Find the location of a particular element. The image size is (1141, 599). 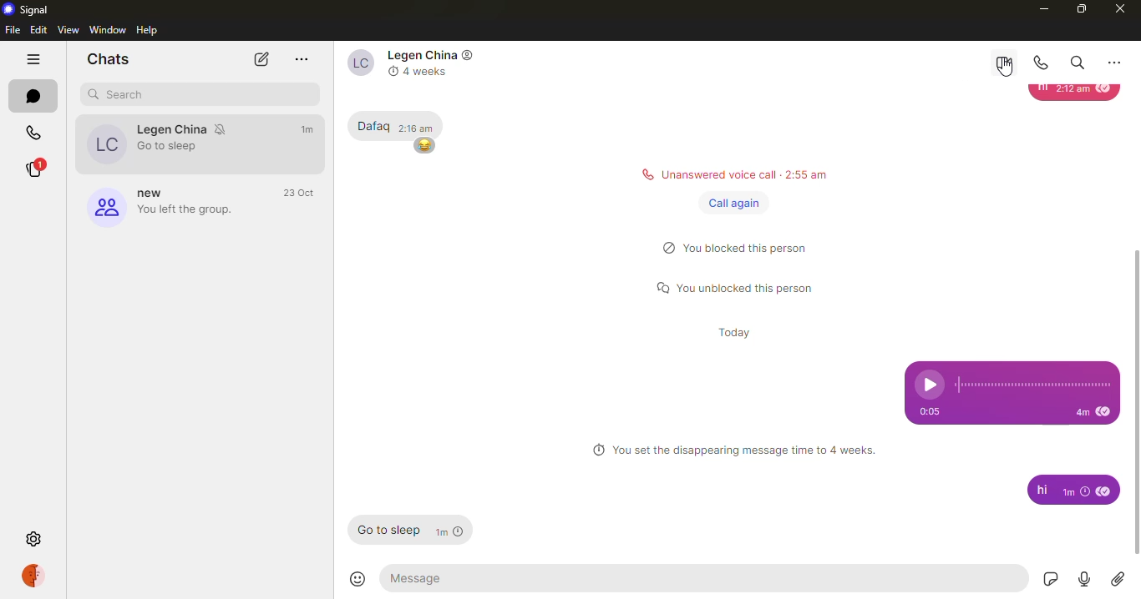

edit is located at coordinates (38, 29).